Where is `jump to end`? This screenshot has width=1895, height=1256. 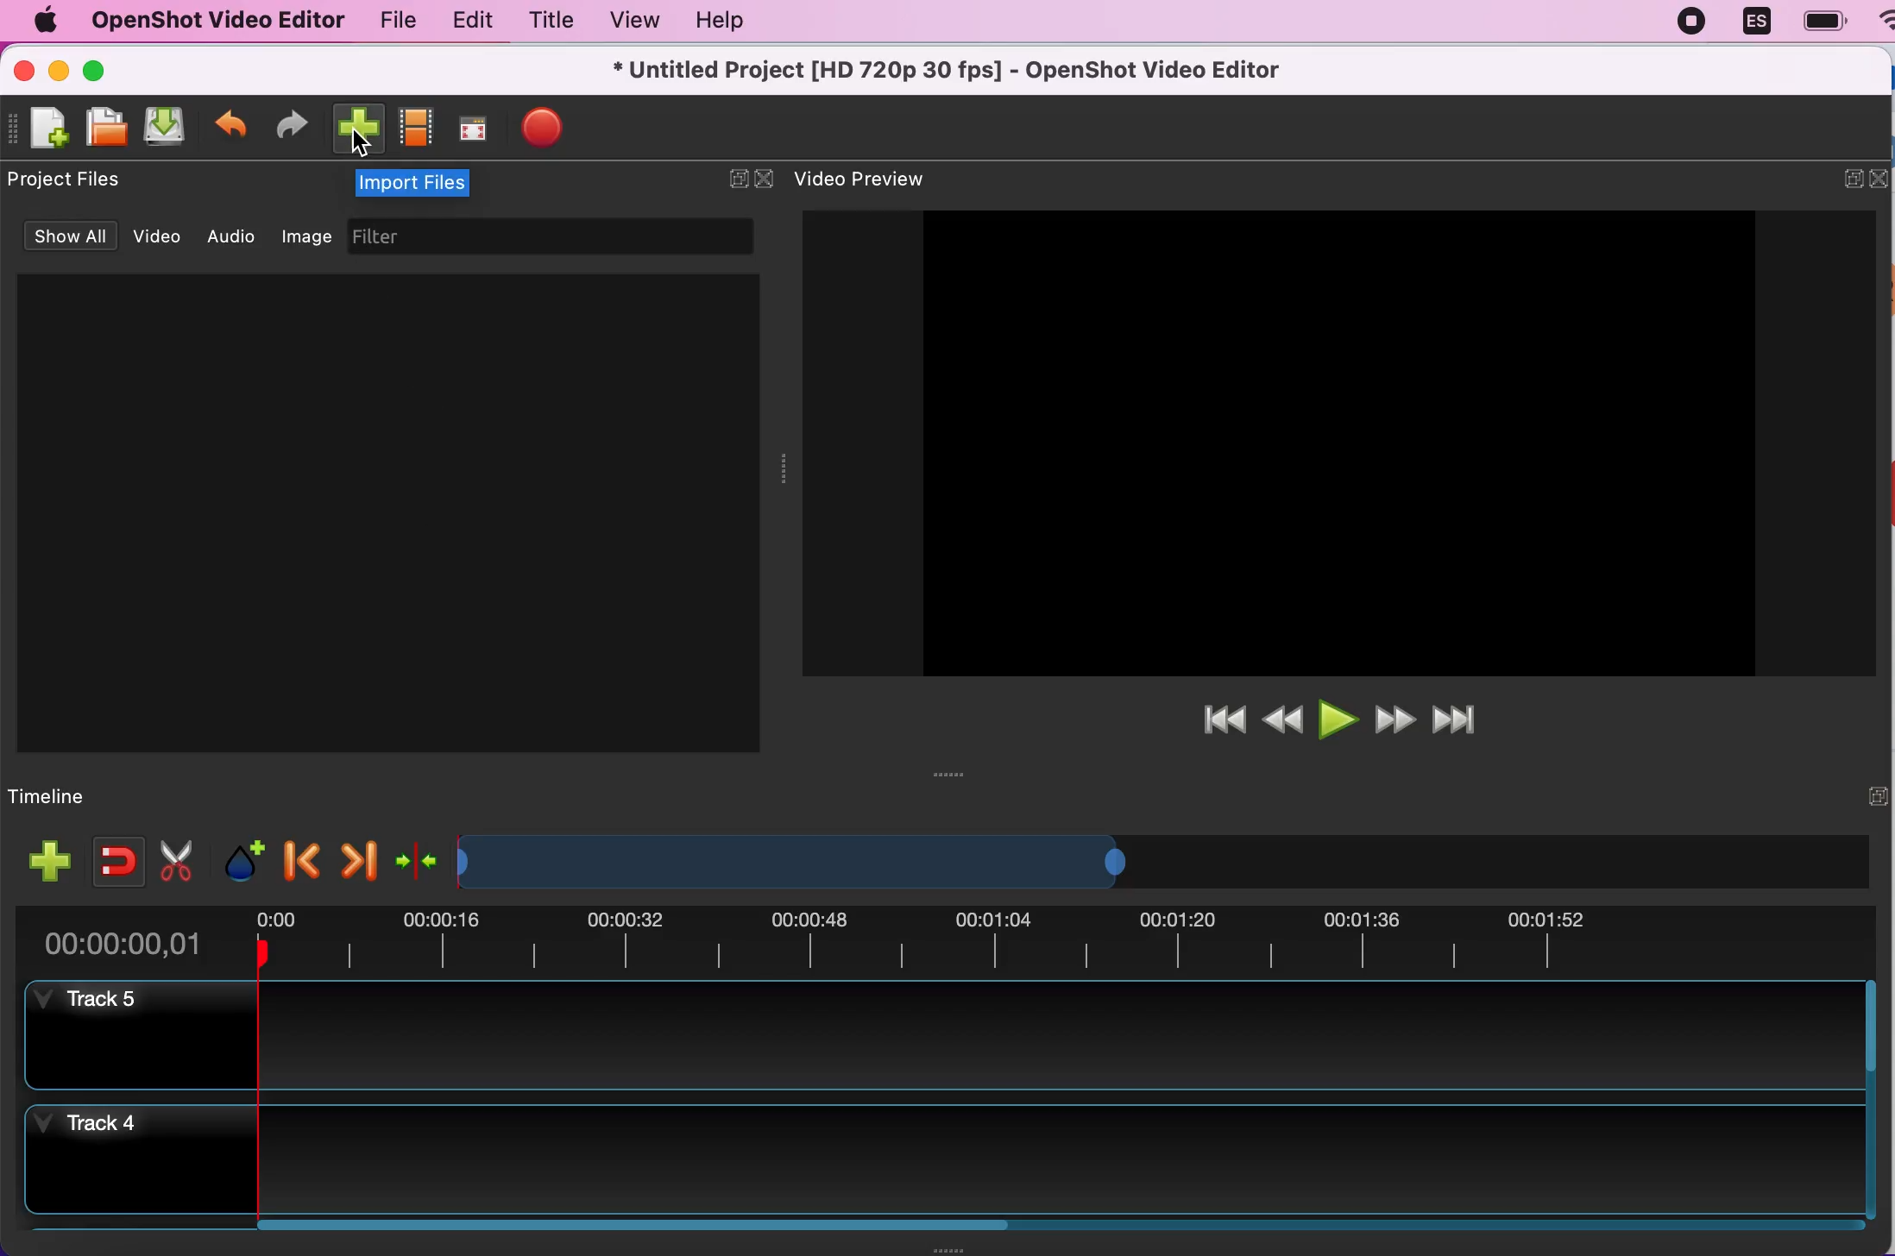
jump to end is located at coordinates (1473, 719).